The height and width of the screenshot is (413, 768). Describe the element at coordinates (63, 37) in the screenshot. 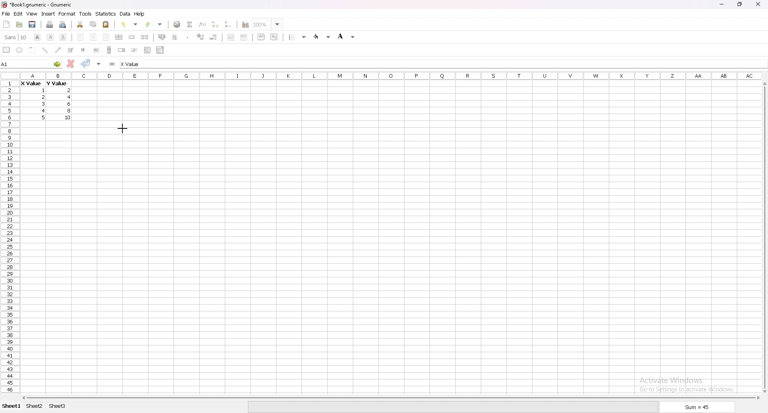

I see `underline` at that location.